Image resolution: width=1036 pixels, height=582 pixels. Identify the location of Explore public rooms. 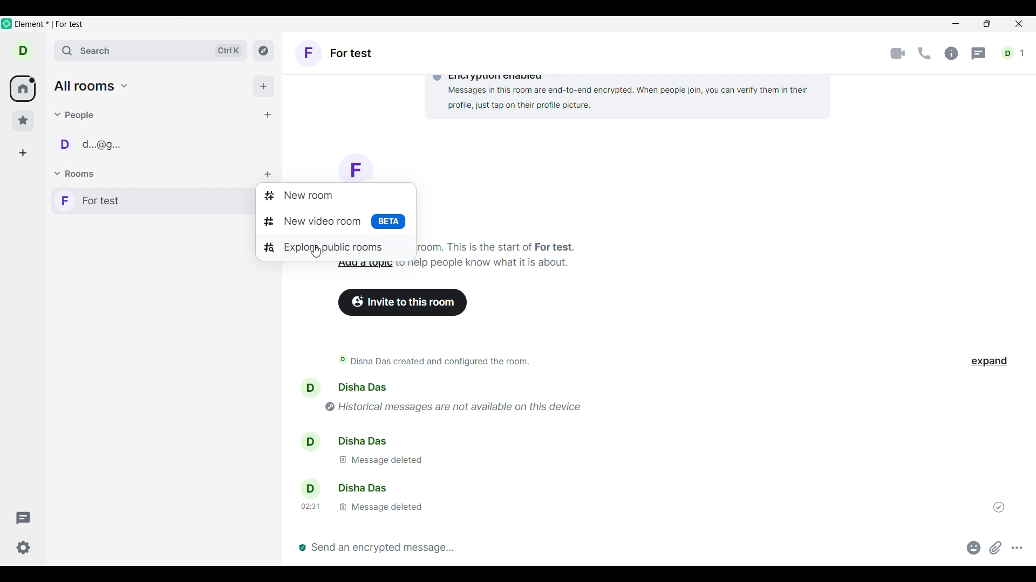
(331, 245).